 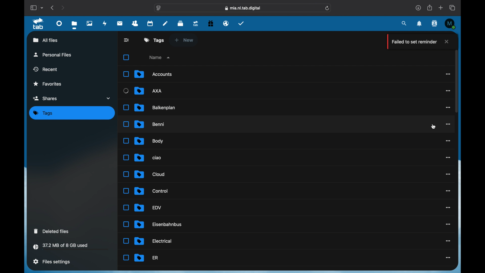 What do you see at coordinates (59, 23) in the screenshot?
I see `dashboard` at bounding box center [59, 23].